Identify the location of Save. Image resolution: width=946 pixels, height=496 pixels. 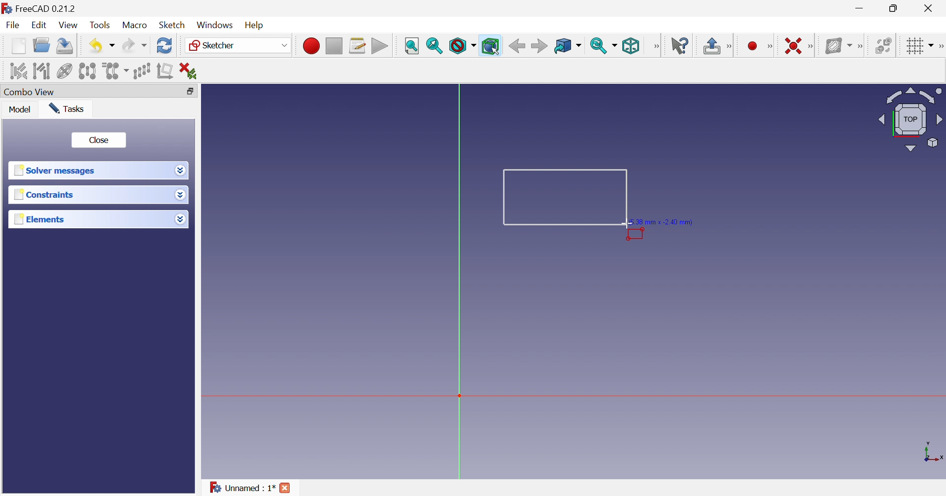
(101, 46).